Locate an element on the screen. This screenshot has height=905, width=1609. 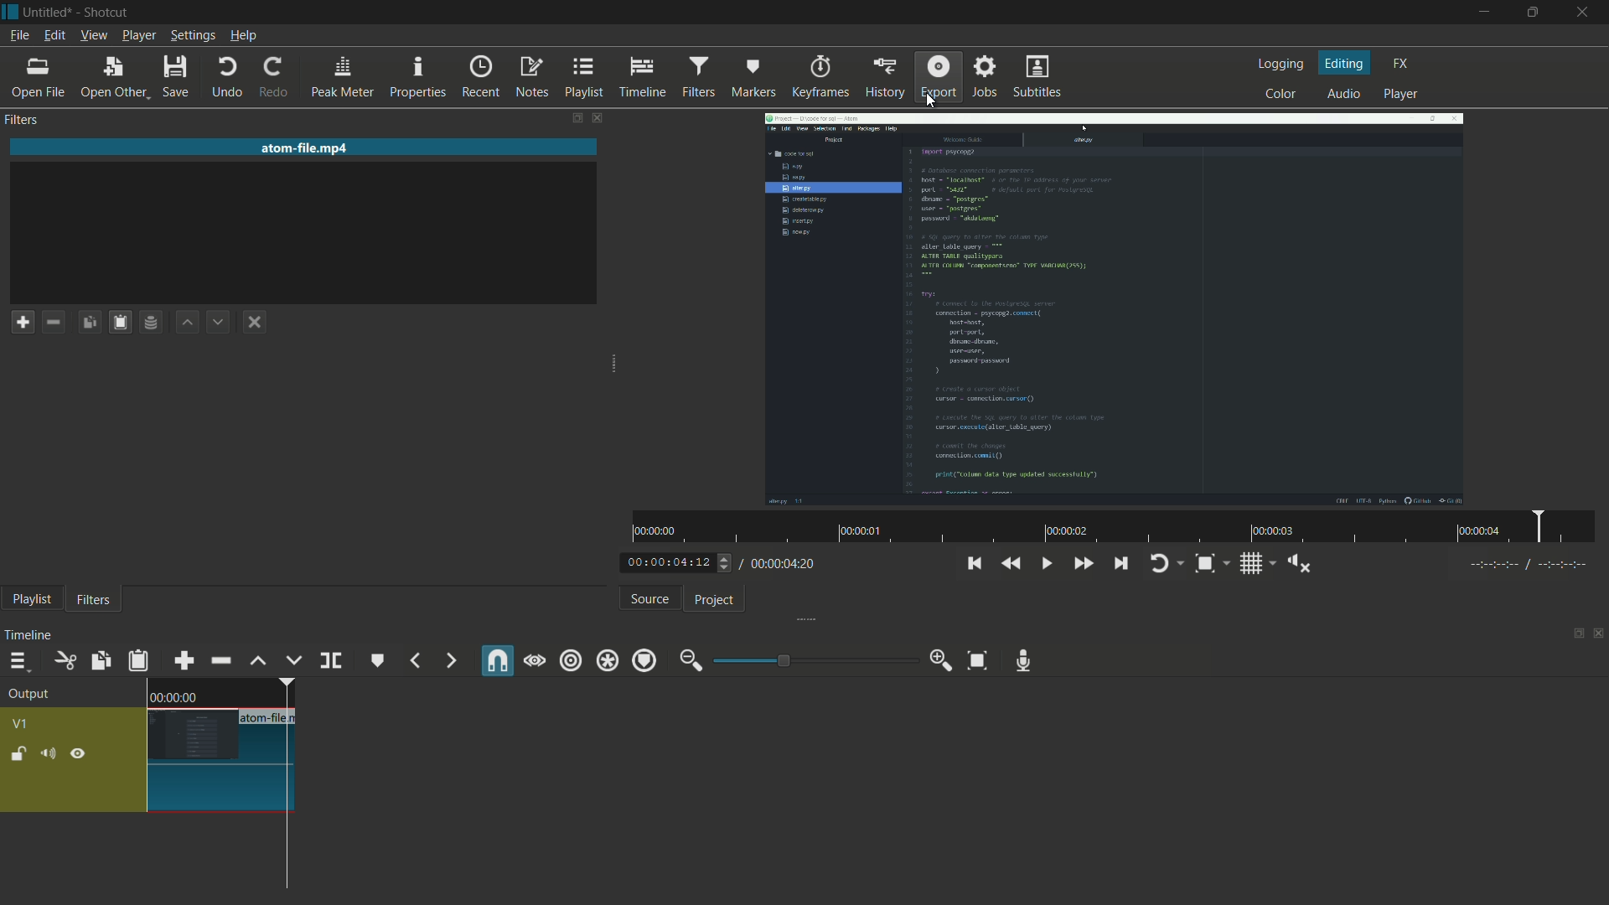
close app is located at coordinates (1587, 13).